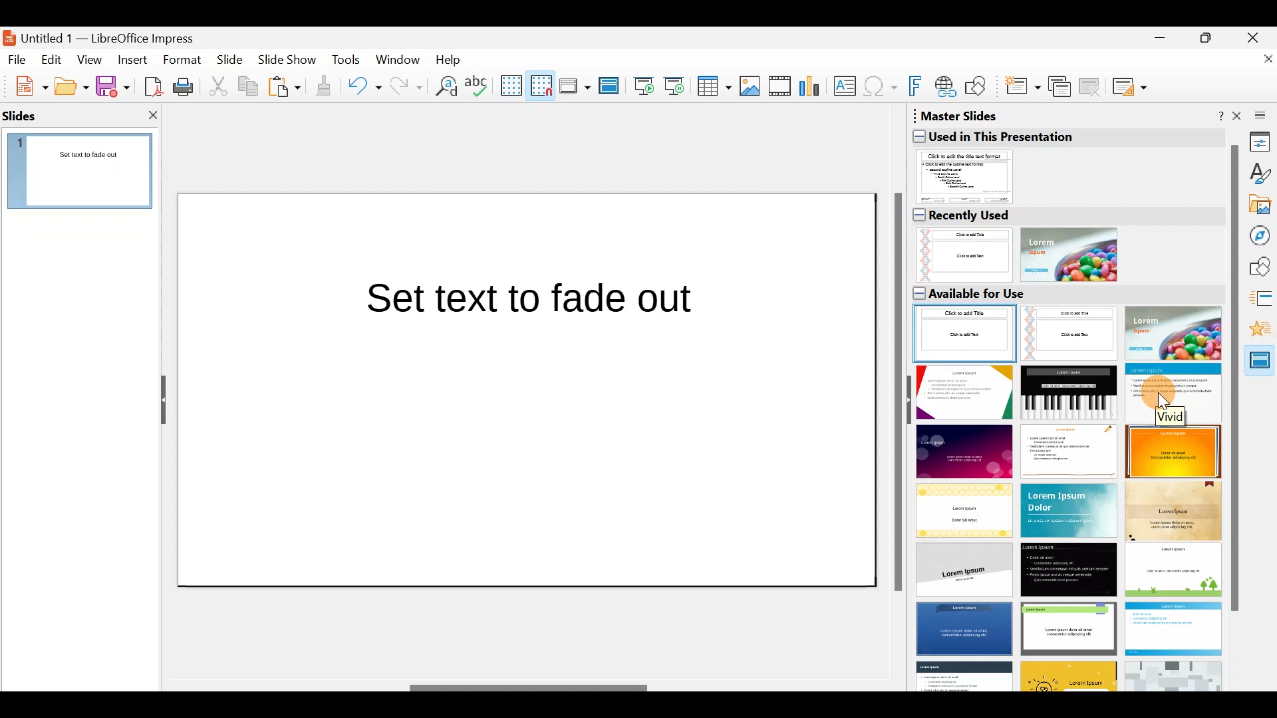  What do you see at coordinates (220, 86) in the screenshot?
I see `Cut` at bounding box center [220, 86].